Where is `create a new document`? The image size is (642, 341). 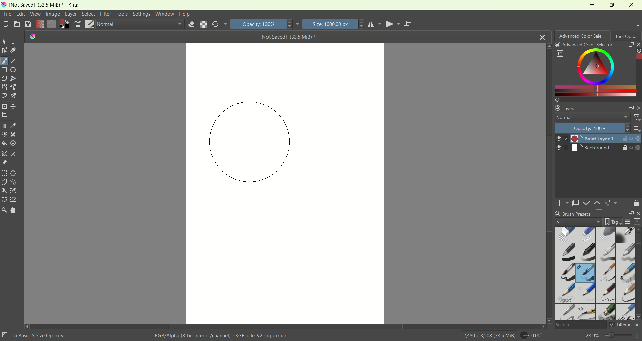 create a new document is located at coordinates (5, 25).